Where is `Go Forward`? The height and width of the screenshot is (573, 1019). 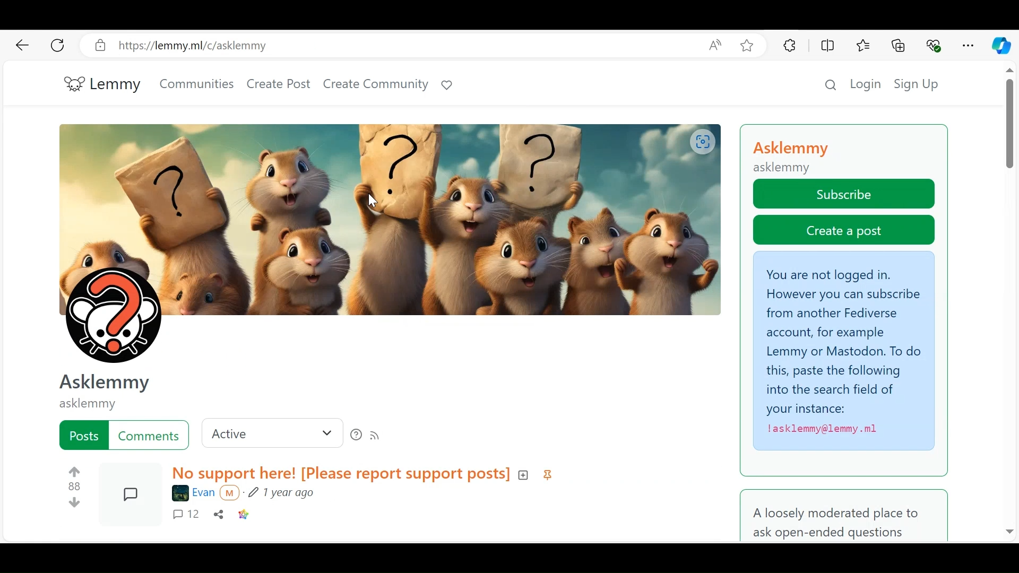
Go Forward is located at coordinates (58, 46).